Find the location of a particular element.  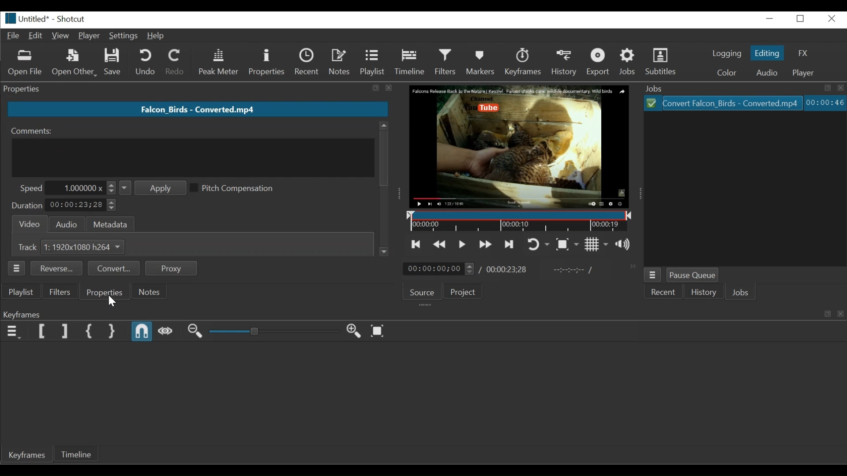

Adjust Video track  is located at coordinates (86, 247).